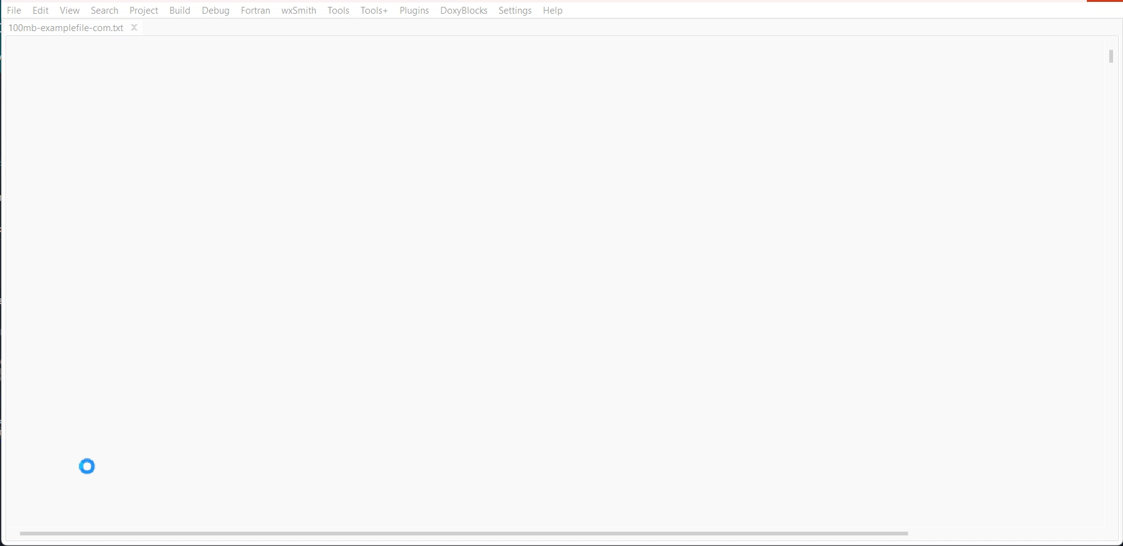 The width and height of the screenshot is (1123, 546). Describe the element at coordinates (464, 11) in the screenshot. I see `DoxyBlocks` at that location.